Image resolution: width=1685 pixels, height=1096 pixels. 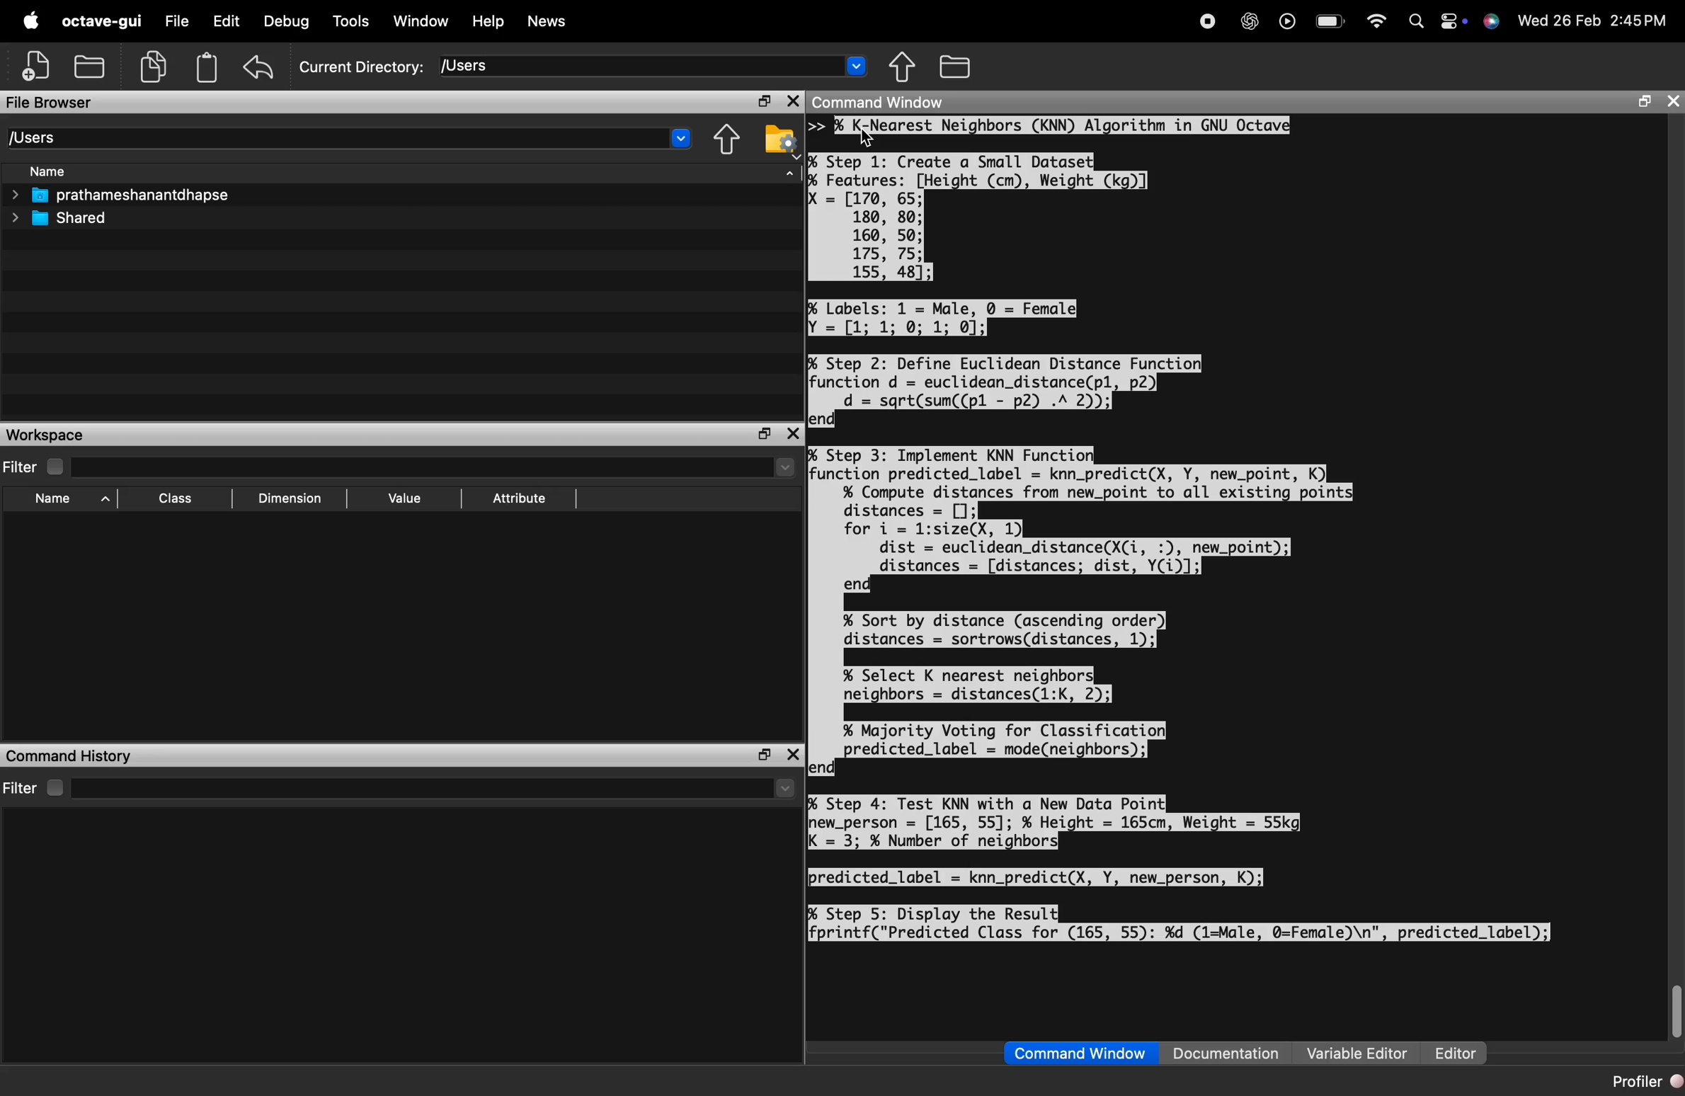 I want to click on Shared, so click(x=73, y=219).